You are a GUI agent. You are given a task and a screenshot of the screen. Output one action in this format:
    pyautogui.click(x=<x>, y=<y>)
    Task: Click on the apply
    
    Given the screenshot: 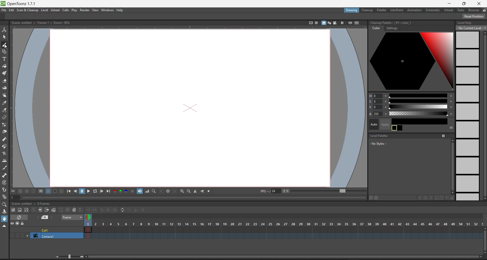 What is the action you would take?
    pyautogui.click(x=383, y=124)
    